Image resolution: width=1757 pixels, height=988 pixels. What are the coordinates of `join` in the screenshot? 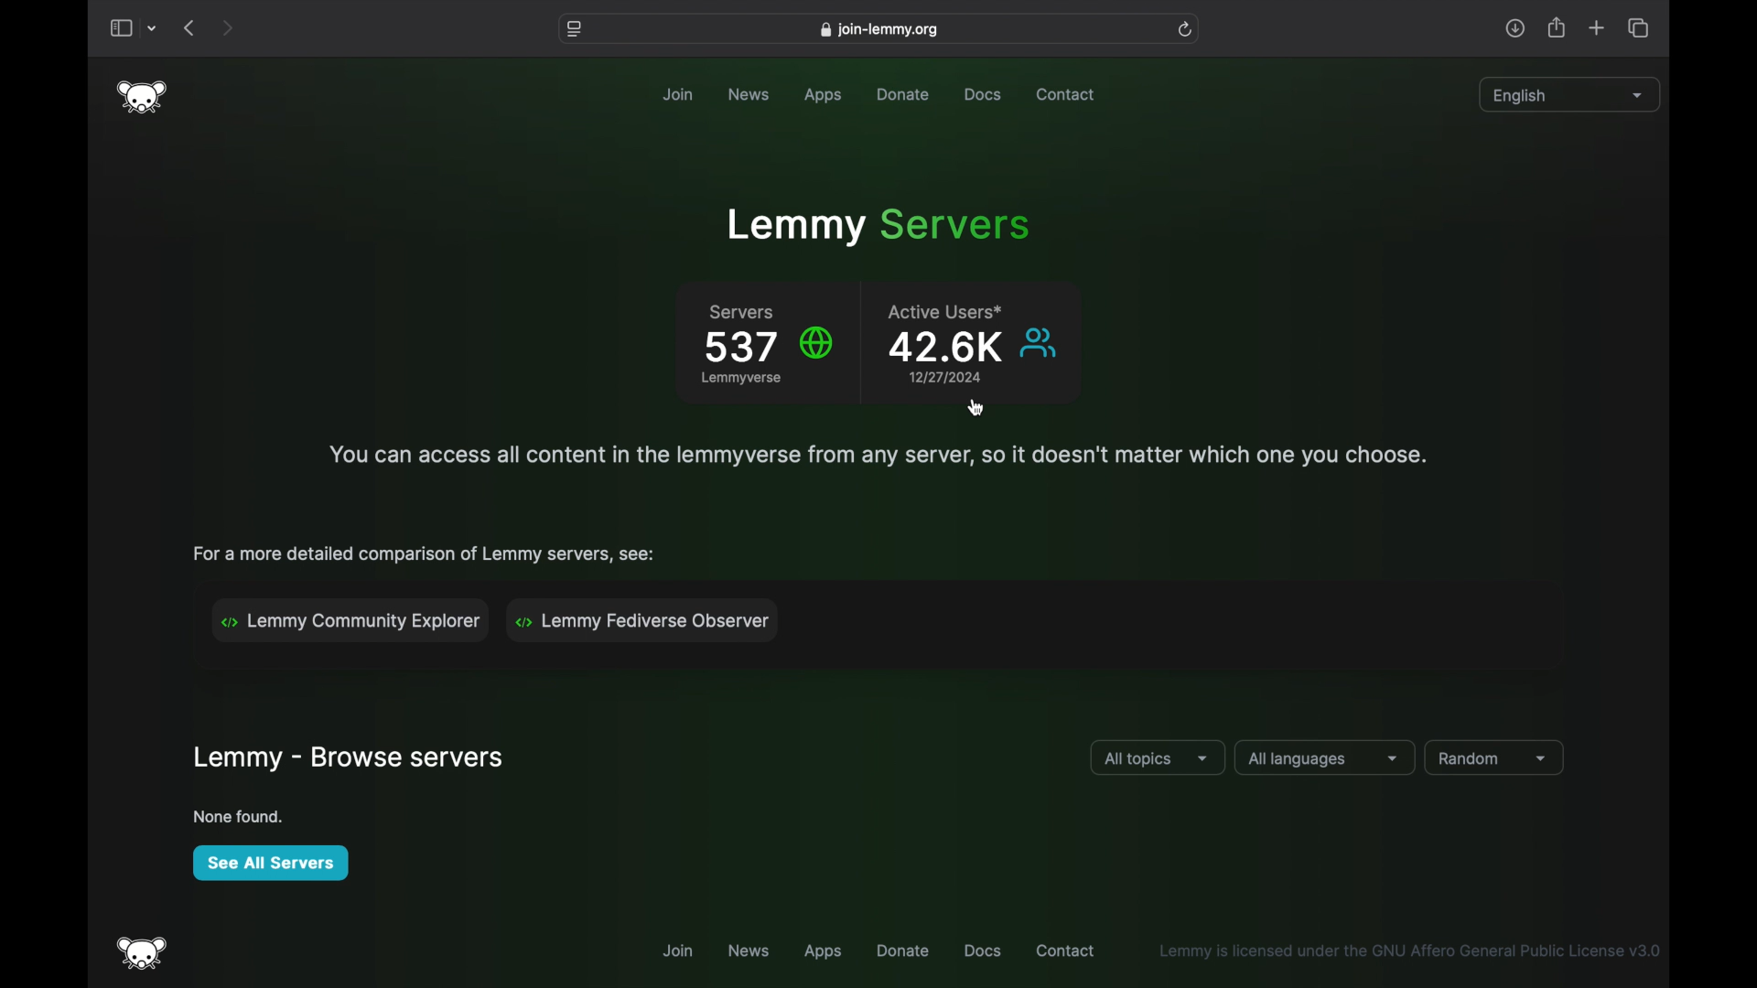 It's located at (677, 94).